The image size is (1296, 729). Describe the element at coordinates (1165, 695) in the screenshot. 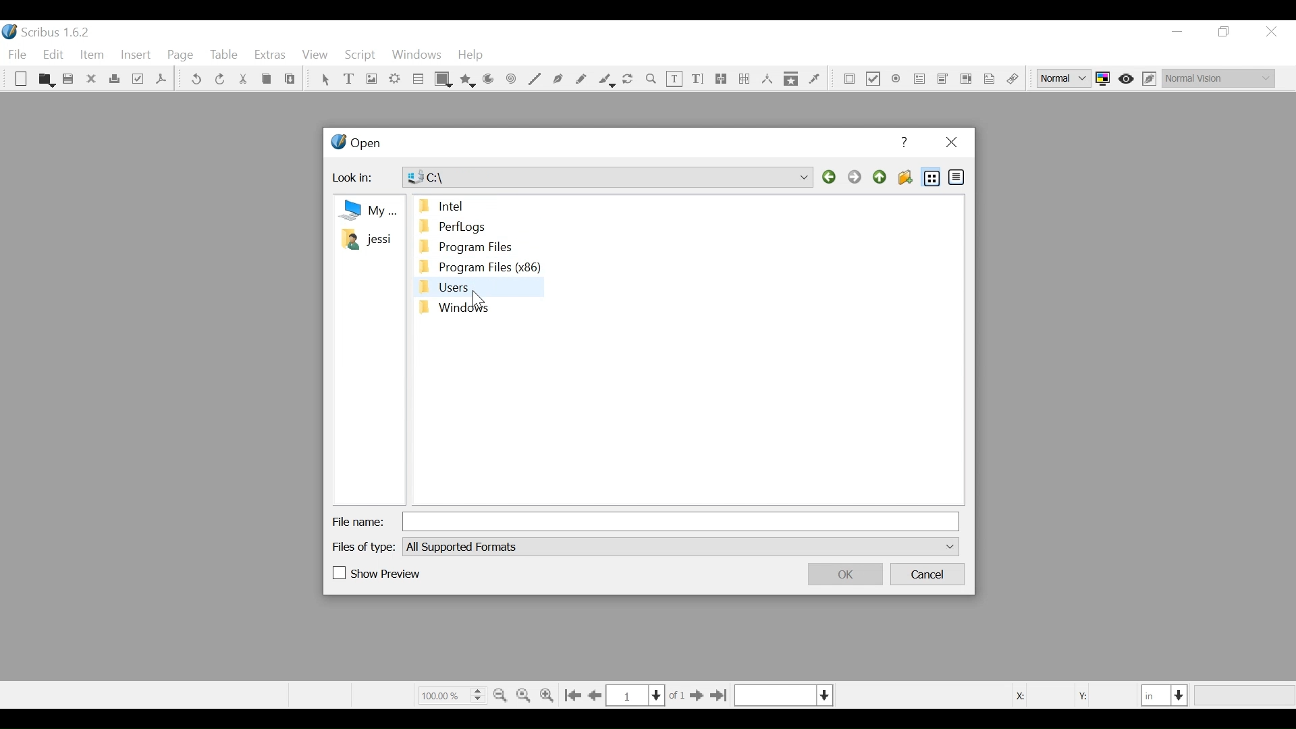

I see `Select the current unit` at that location.